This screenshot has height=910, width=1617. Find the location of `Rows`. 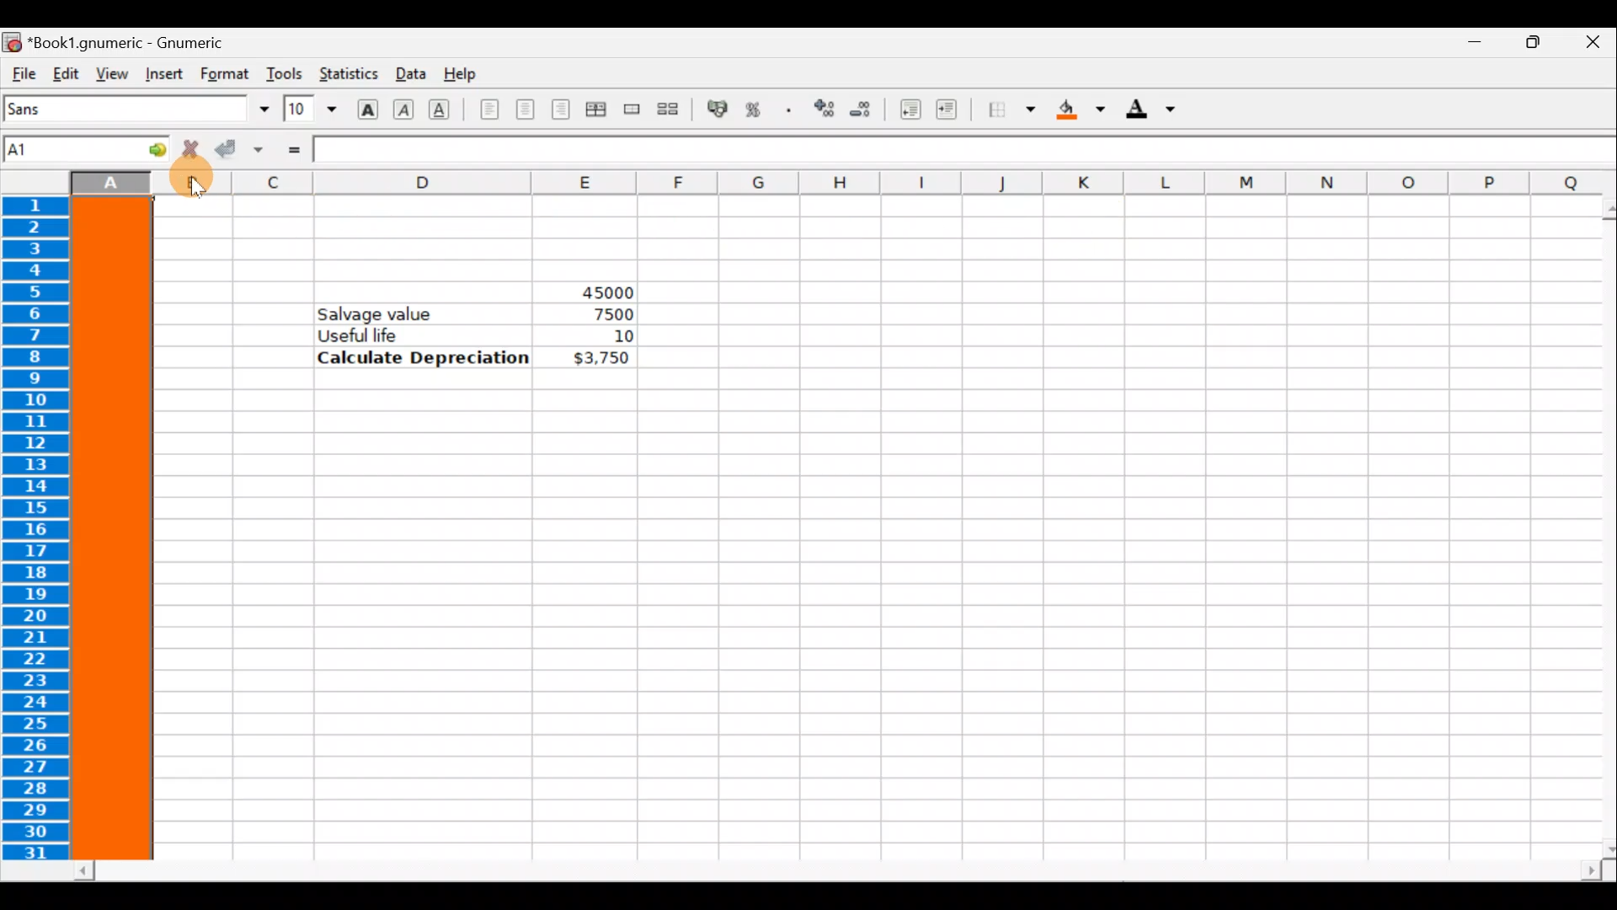

Rows is located at coordinates (40, 530).